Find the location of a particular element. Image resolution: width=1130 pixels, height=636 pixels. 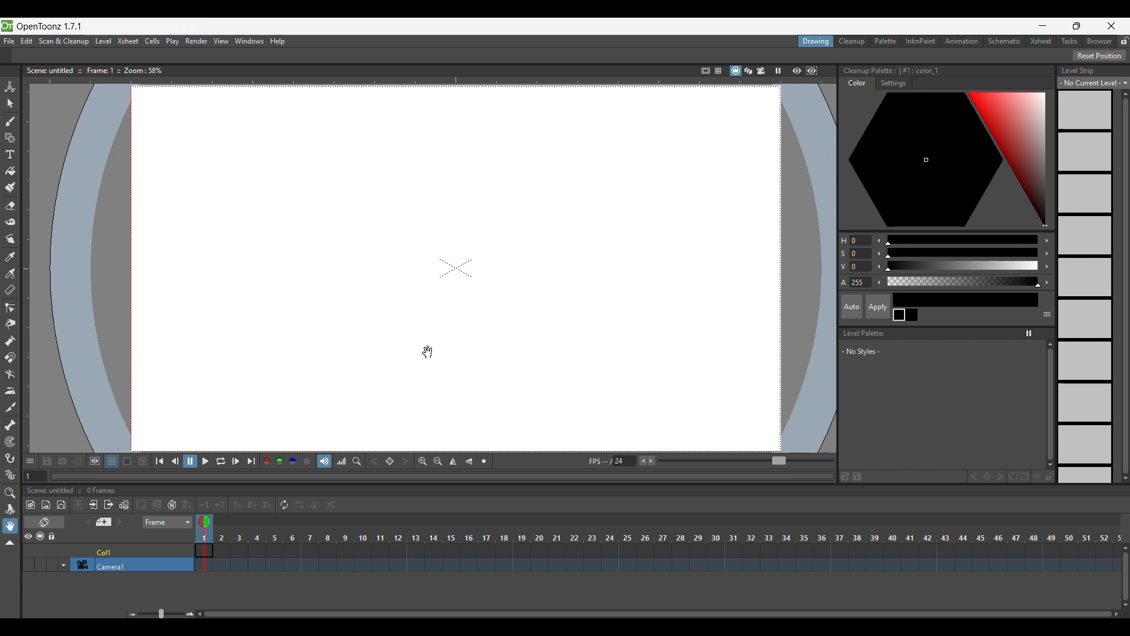

Safe area is located at coordinates (700, 69).